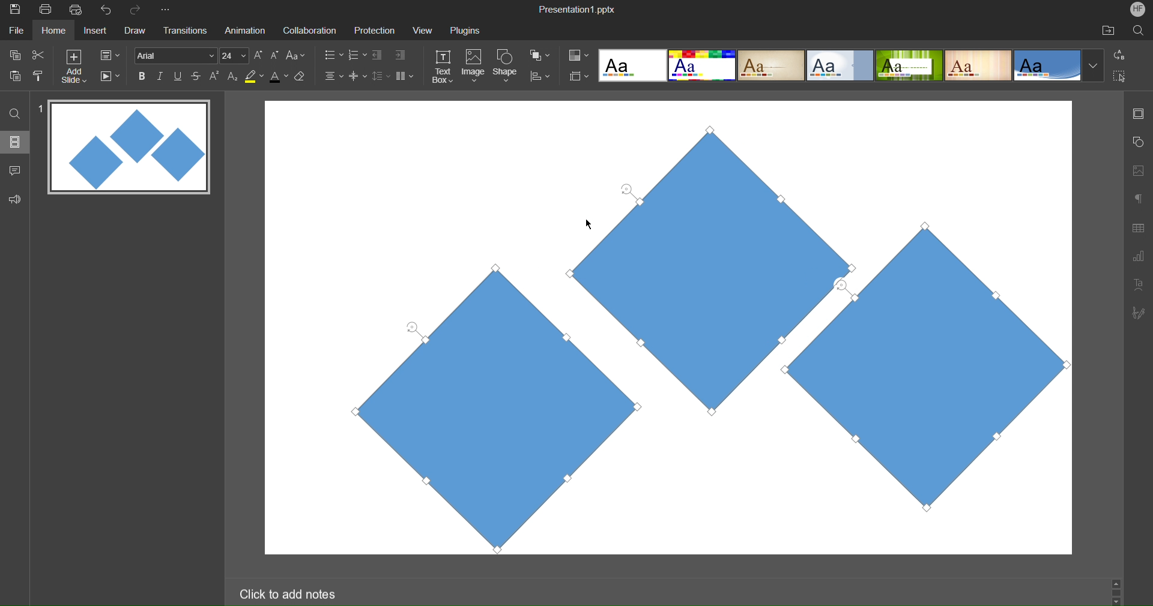 Image resolution: width=1153 pixels, height=606 pixels. What do you see at coordinates (126, 148) in the screenshot?
I see `slide 1` at bounding box center [126, 148].